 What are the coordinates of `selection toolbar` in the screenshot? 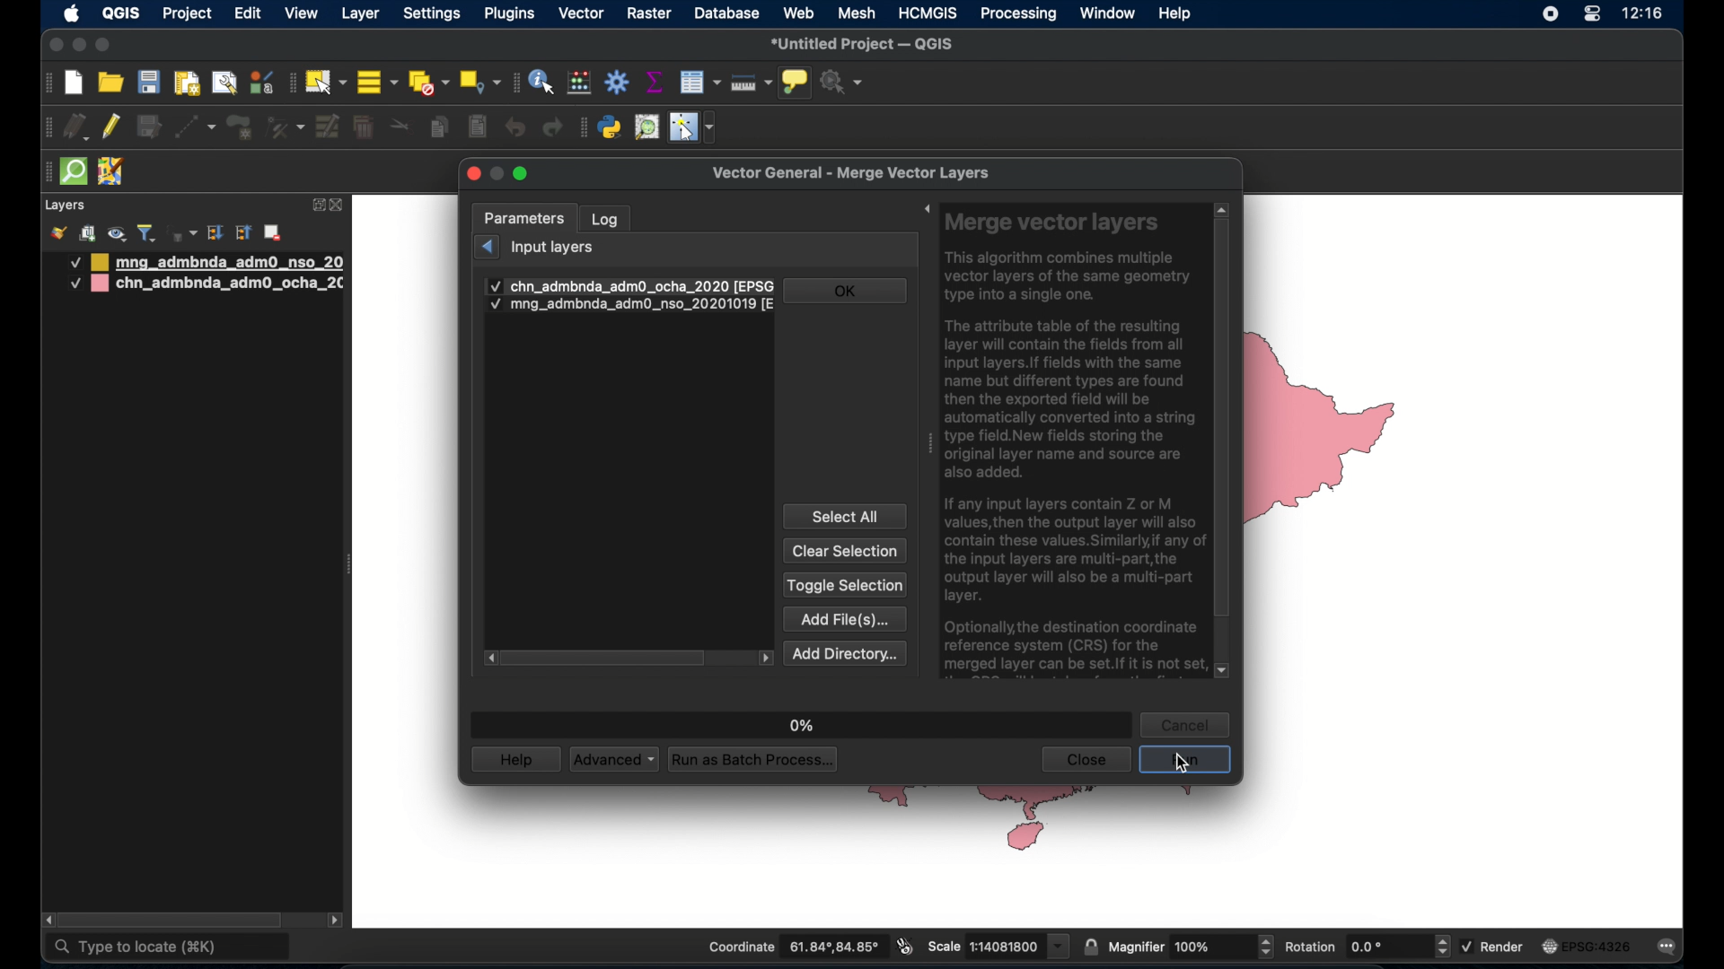 It's located at (290, 83).